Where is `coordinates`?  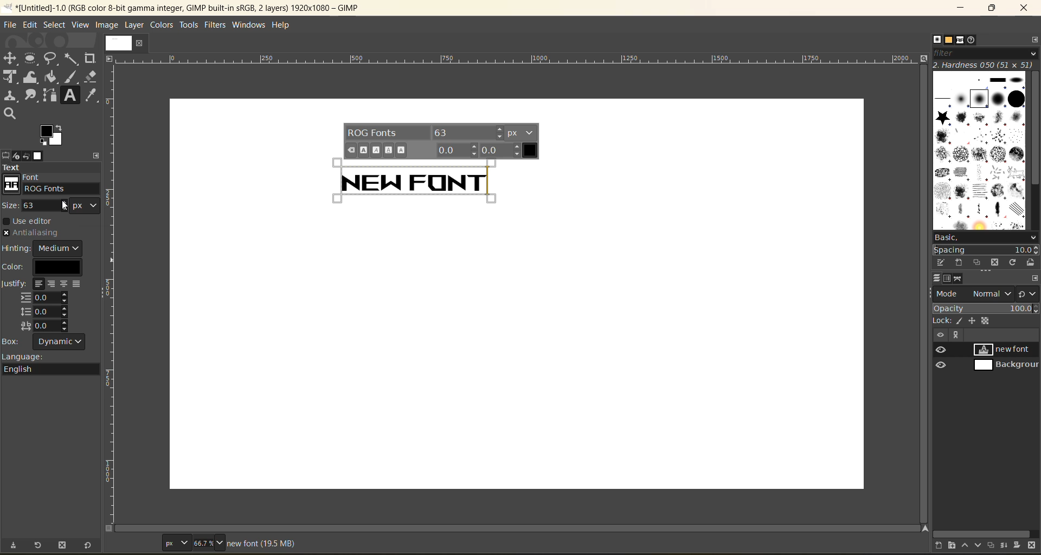
coordinates is located at coordinates (138, 544).